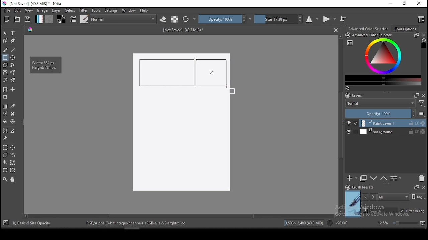 This screenshot has height=240, width=428. What do you see at coordinates (5, 163) in the screenshot?
I see `contiguous selection tool` at bounding box center [5, 163].